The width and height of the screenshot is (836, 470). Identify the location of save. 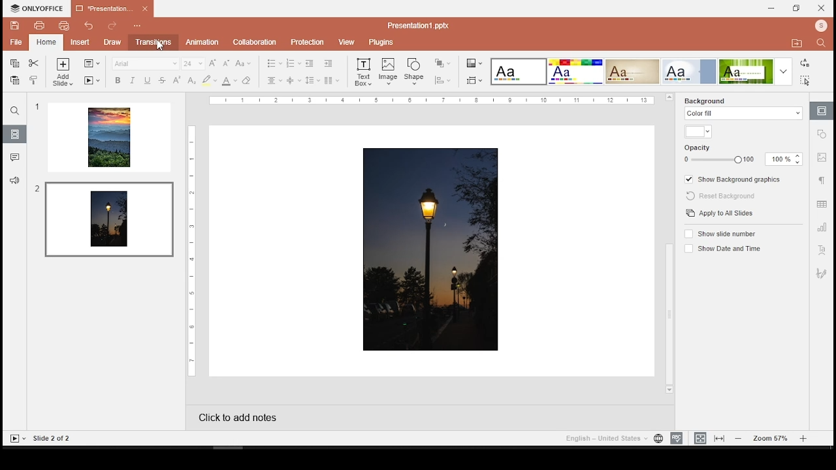
(16, 25).